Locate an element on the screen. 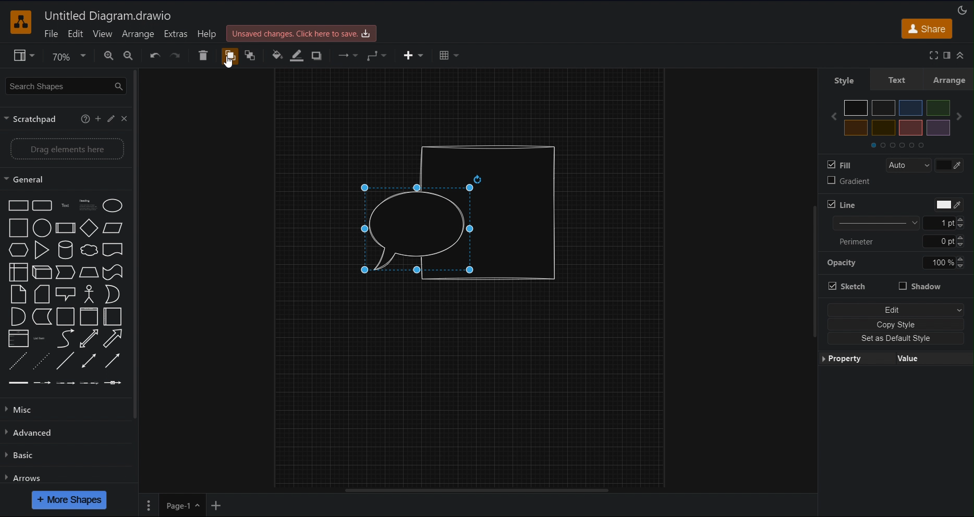 The height and width of the screenshot is (517, 974). Collapse is located at coordinates (960, 55).